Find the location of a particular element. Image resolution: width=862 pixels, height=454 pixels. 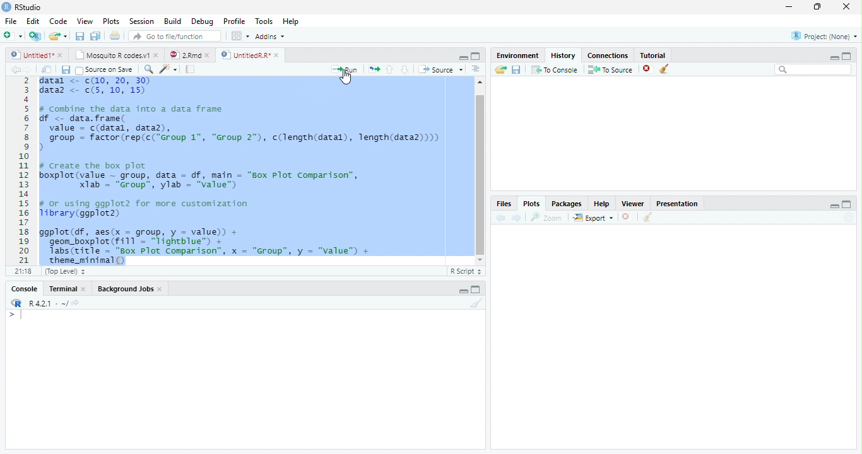

Remove the selected history entries is located at coordinates (647, 69).